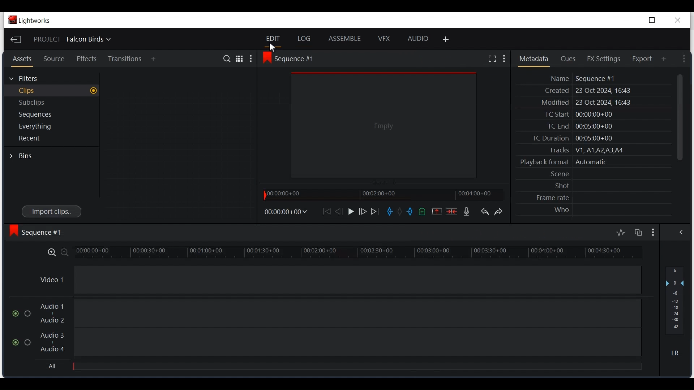 The image size is (694, 390). I want to click on Video Track, so click(324, 279).